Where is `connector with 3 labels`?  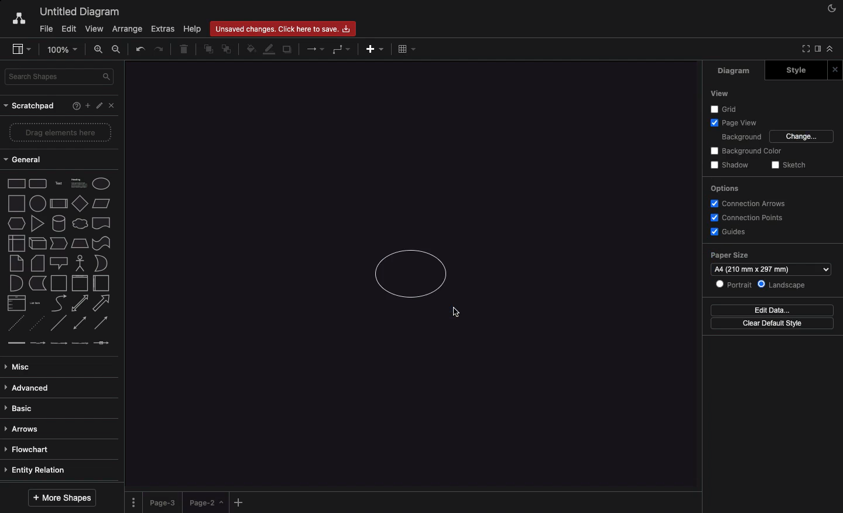
connector with 3 labels is located at coordinates (80, 343).